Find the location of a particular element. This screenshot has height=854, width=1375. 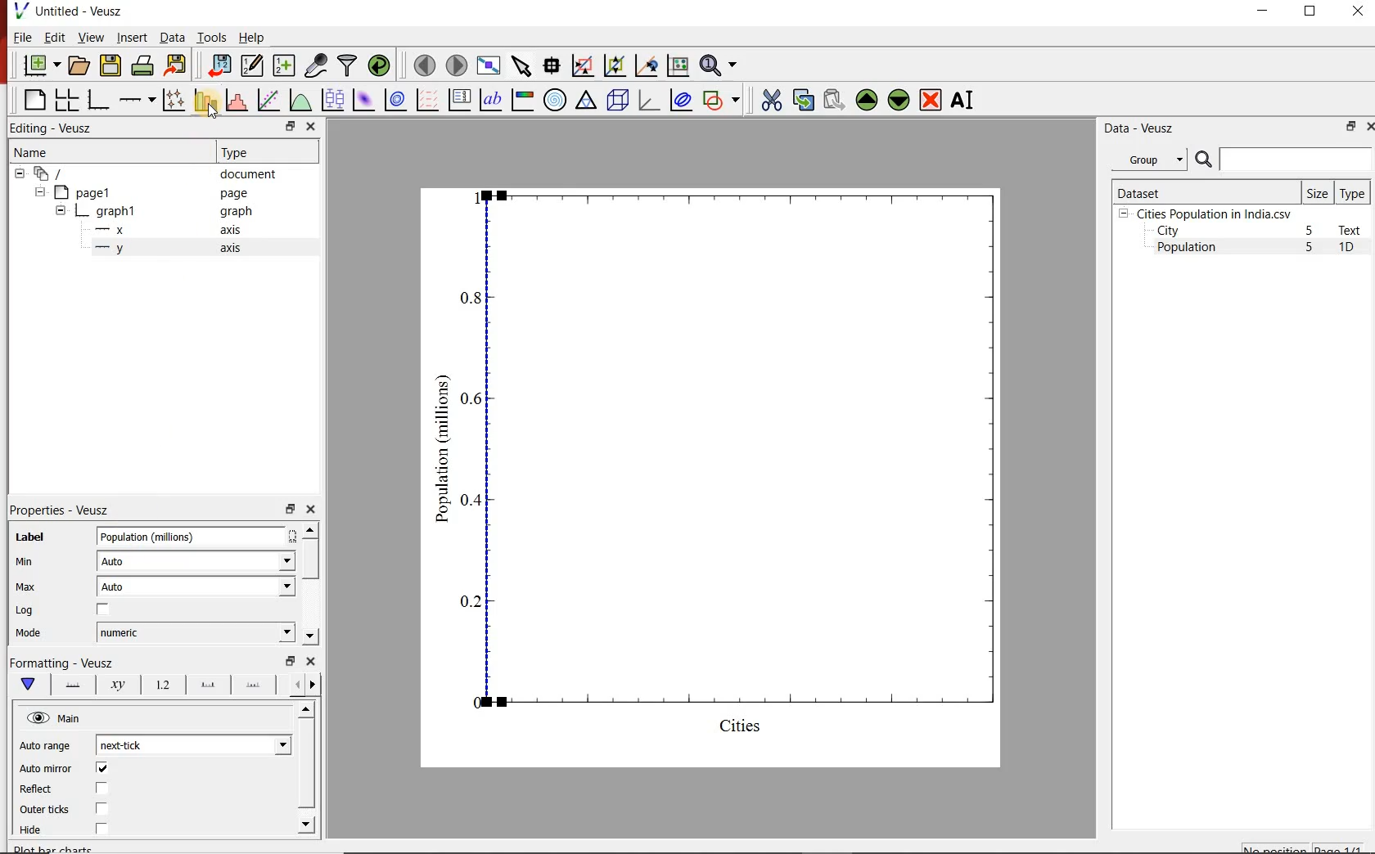

5 is located at coordinates (1310, 231).